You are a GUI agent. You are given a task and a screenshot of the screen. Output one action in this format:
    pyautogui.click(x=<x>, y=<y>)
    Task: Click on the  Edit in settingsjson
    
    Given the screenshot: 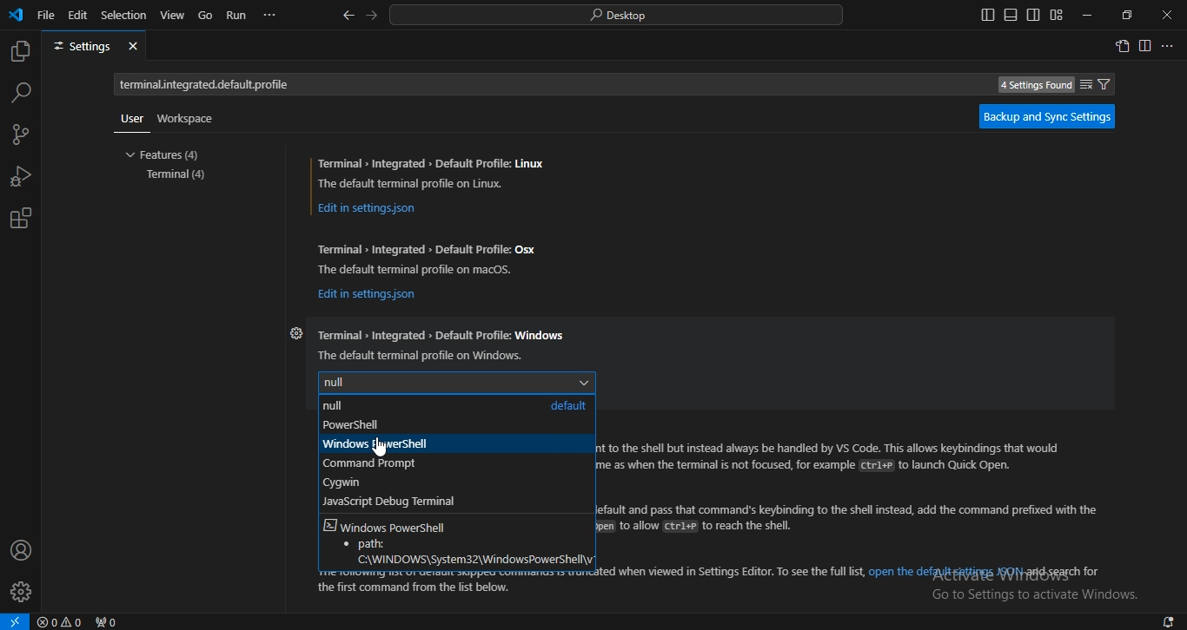 What is the action you would take?
    pyautogui.click(x=373, y=209)
    